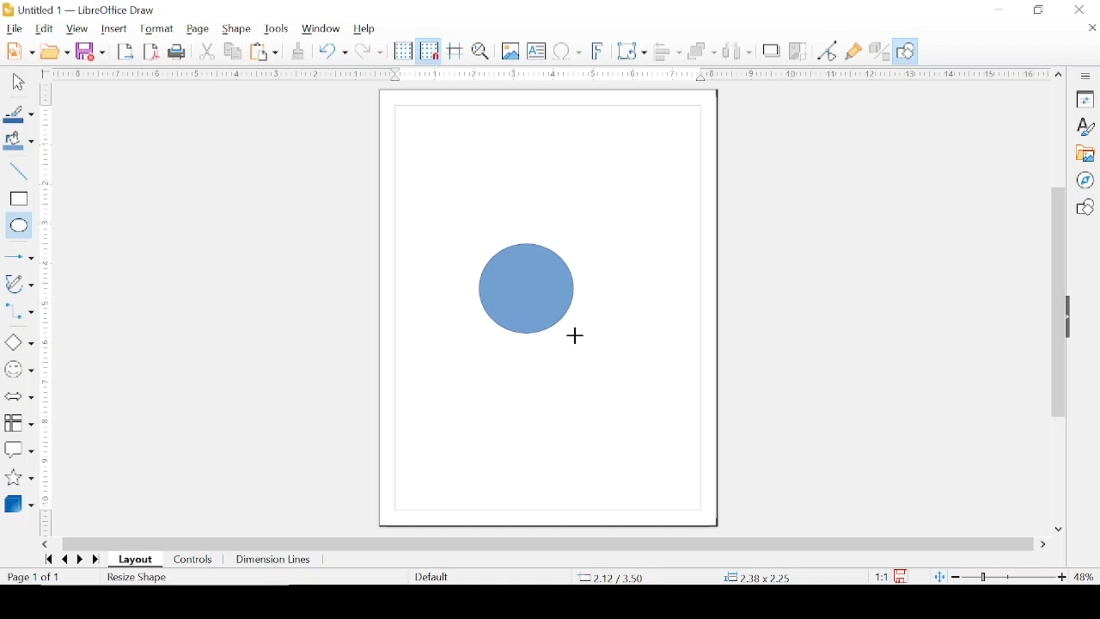 Image resolution: width=1100 pixels, height=619 pixels. I want to click on dimension lines, so click(273, 560).